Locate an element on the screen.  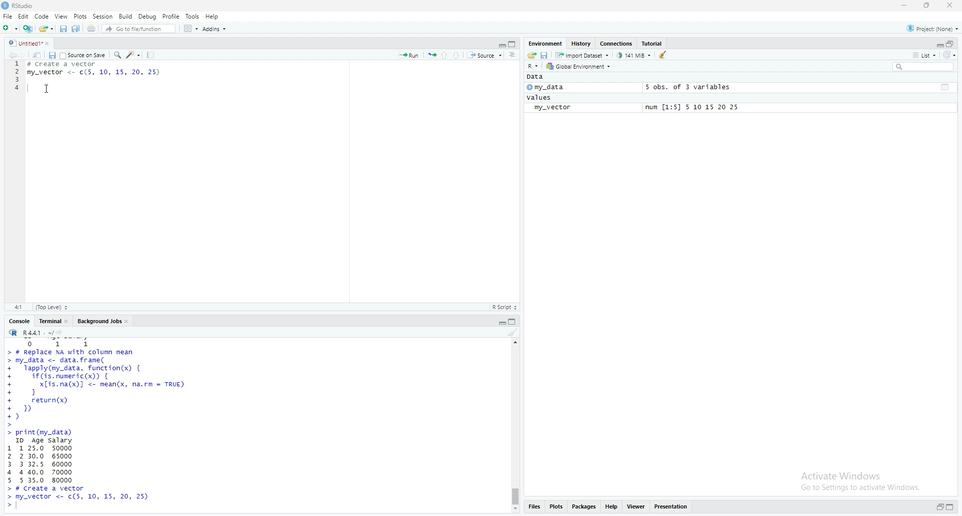
workspace pane is located at coordinates (188, 29).